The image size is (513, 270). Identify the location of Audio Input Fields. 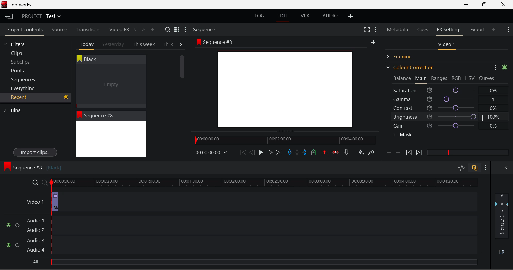
(242, 236).